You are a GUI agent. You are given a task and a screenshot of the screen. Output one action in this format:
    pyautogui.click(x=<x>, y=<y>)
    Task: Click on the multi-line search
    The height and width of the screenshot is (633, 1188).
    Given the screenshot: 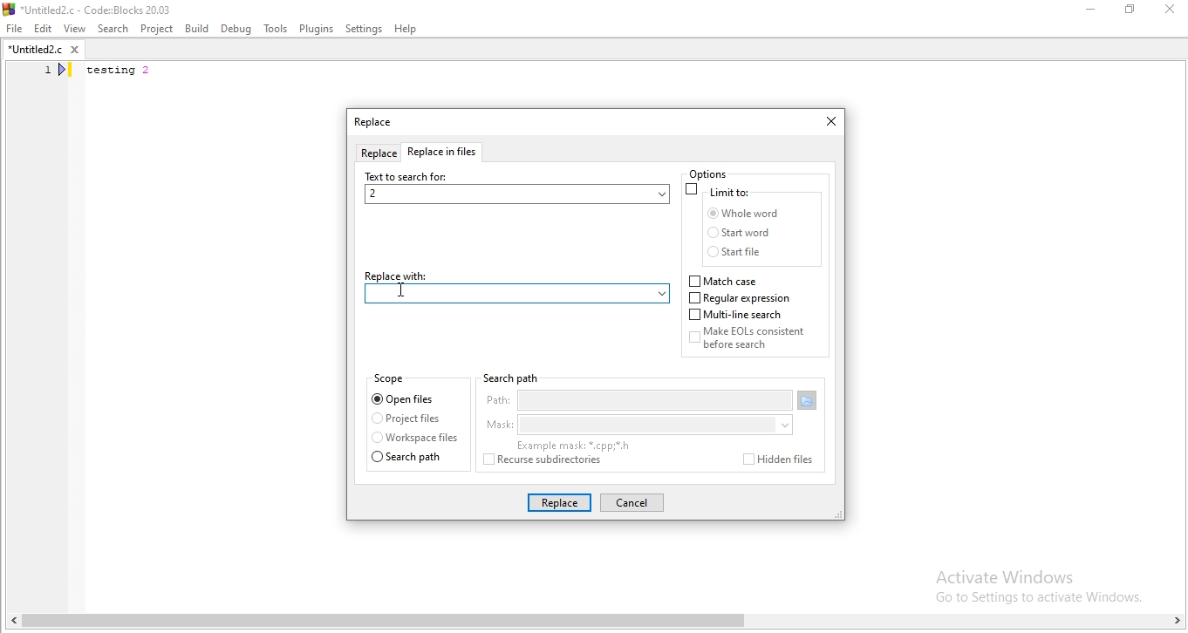 What is the action you would take?
    pyautogui.click(x=739, y=316)
    